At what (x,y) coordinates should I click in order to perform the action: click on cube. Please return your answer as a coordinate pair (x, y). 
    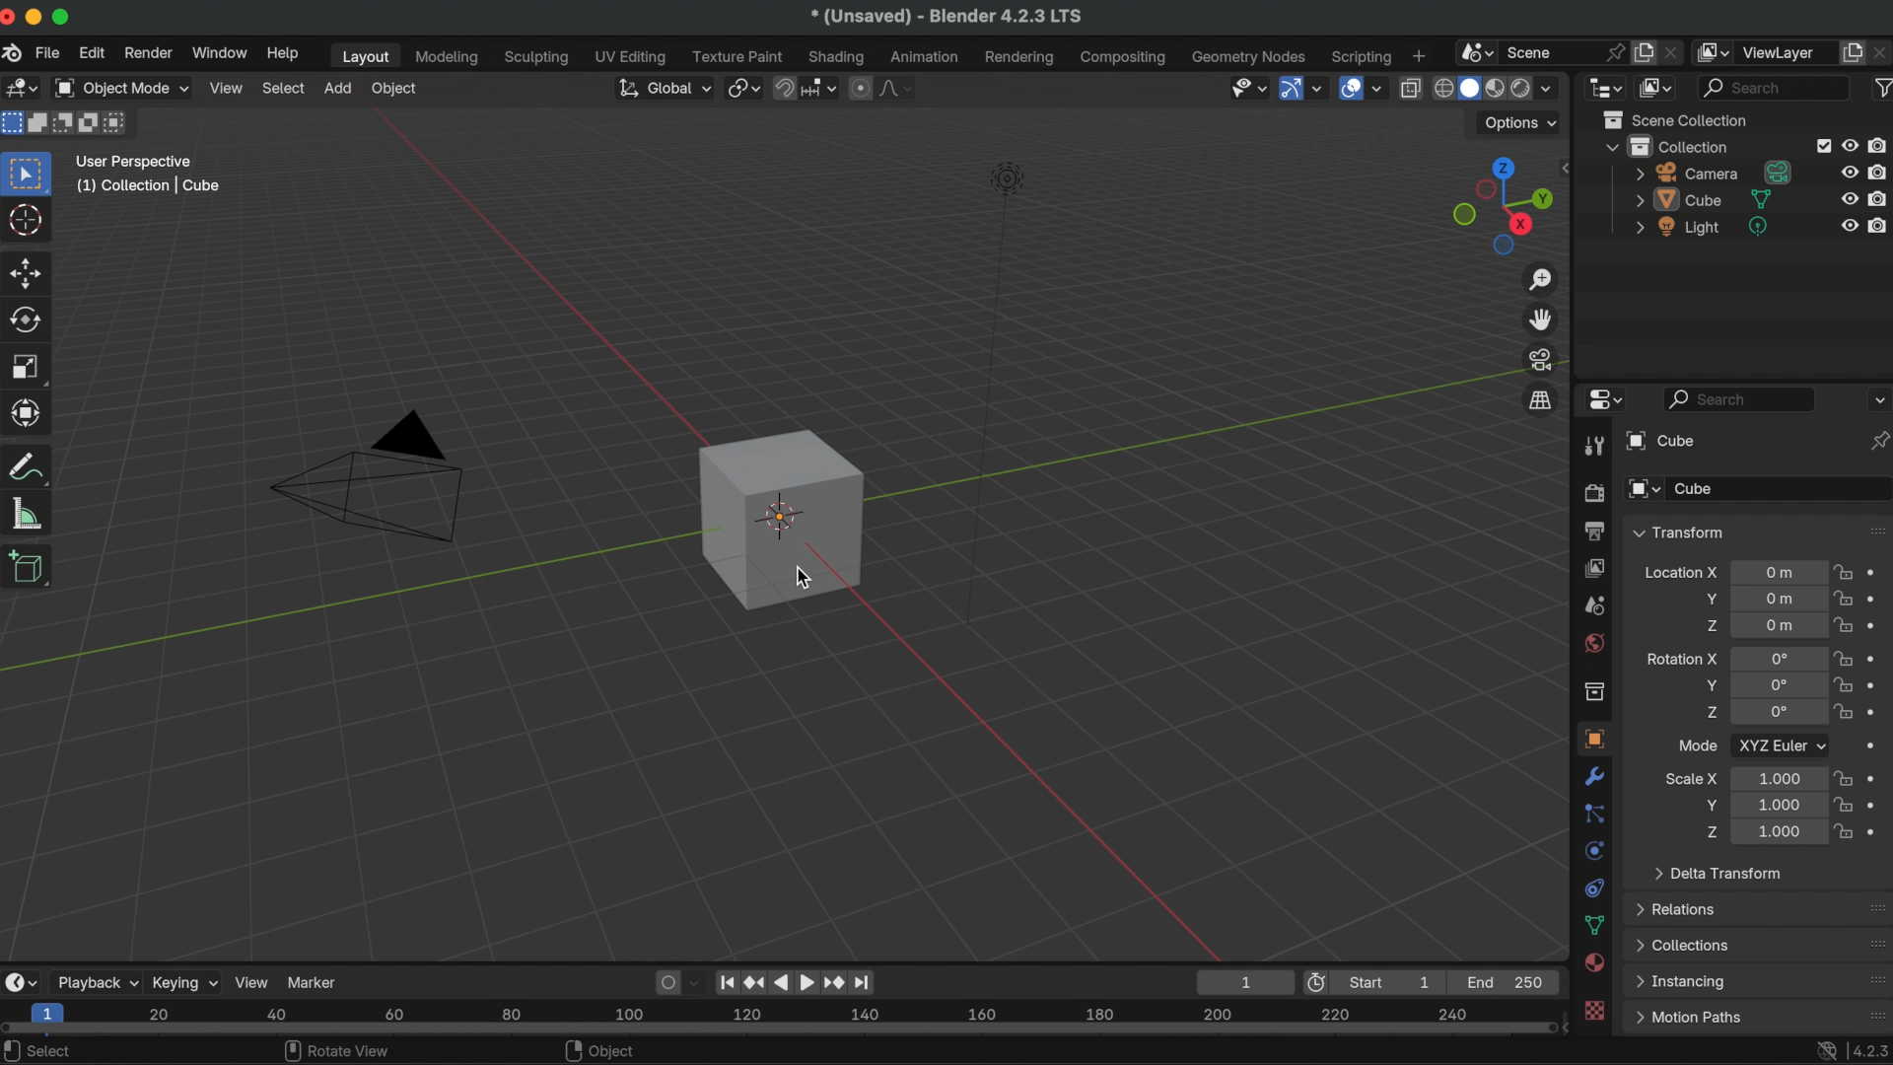
    Looking at the image, I should click on (1657, 441).